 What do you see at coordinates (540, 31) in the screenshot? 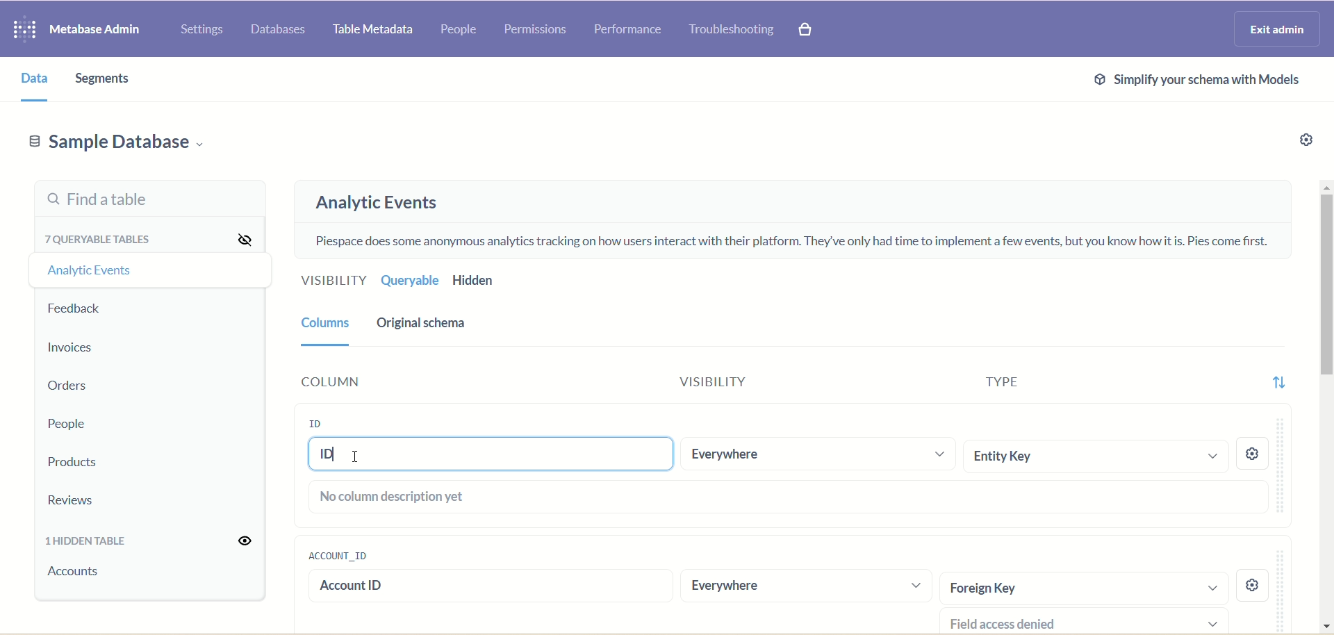
I see `Permissions` at bounding box center [540, 31].